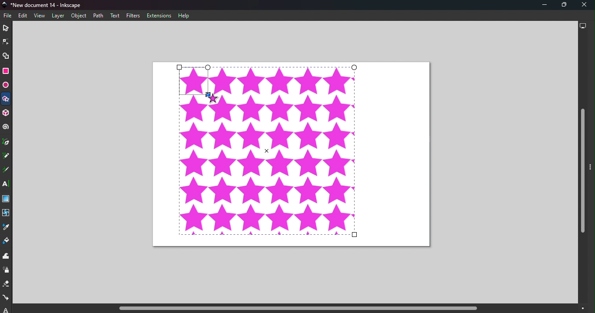  I want to click on Connector tool, so click(6, 299).